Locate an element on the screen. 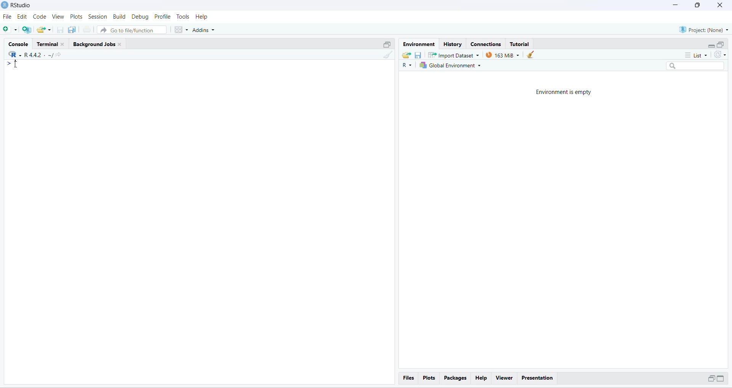 The image size is (732, 388). maximize is located at coordinates (721, 378).